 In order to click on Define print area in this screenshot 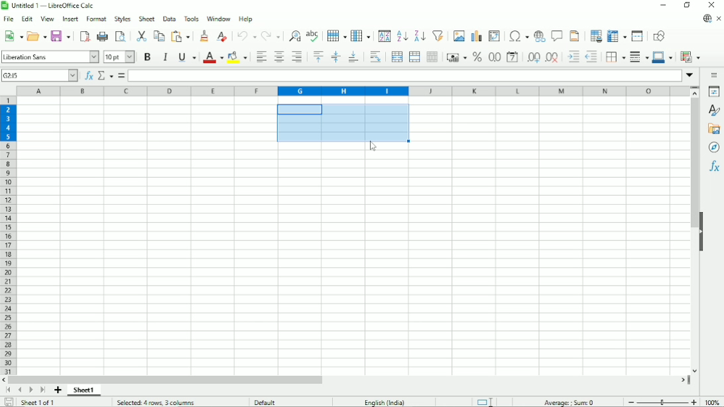, I will do `click(595, 35)`.